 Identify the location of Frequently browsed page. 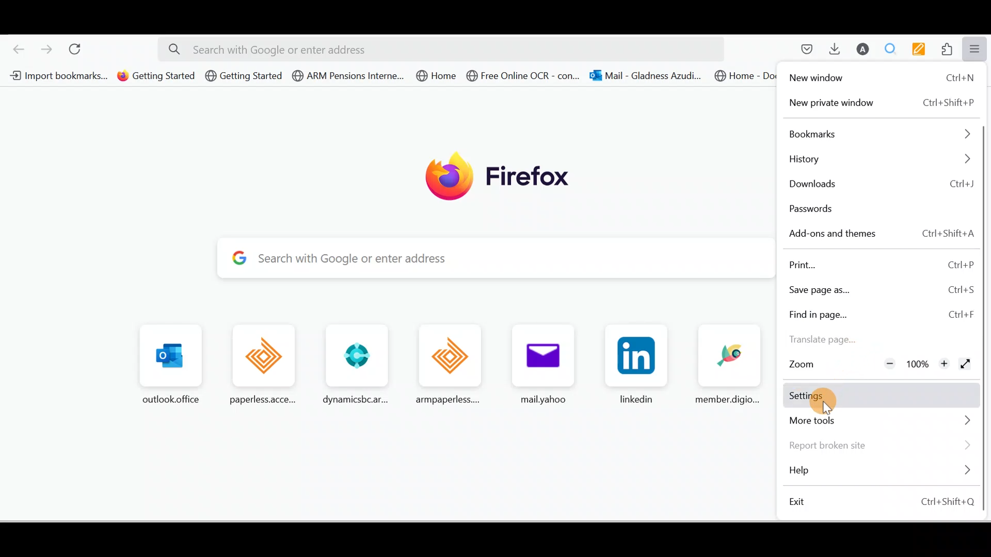
(442, 361).